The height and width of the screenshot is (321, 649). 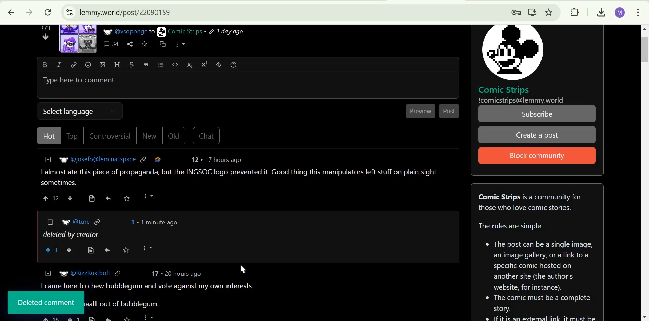 I want to click on spoiler, so click(x=219, y=64).